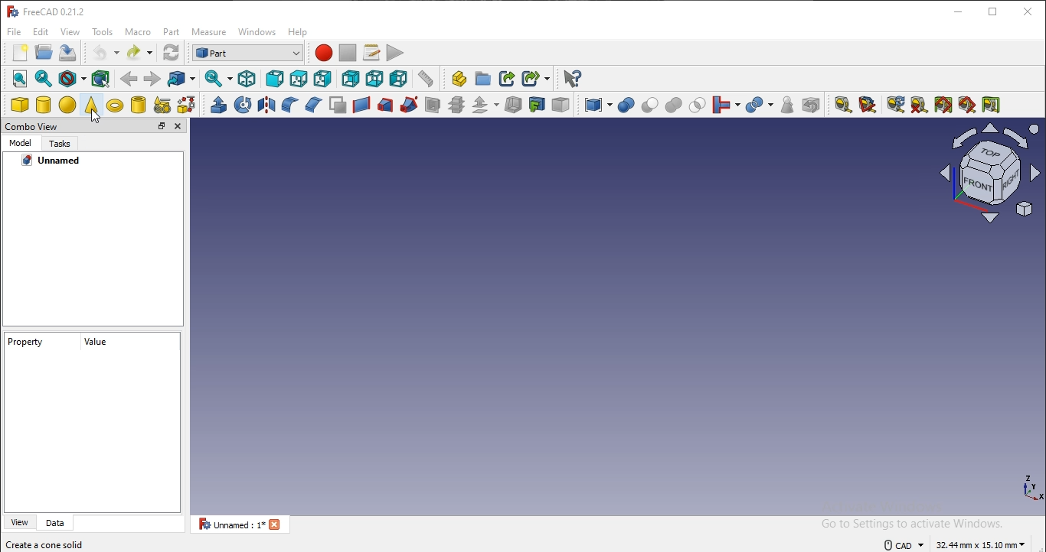 This screenshot has height=552, width=1046. What do you see at coordinates (41, 31) in the screenshot?
I see `edit` at bounding box center [41, 31].